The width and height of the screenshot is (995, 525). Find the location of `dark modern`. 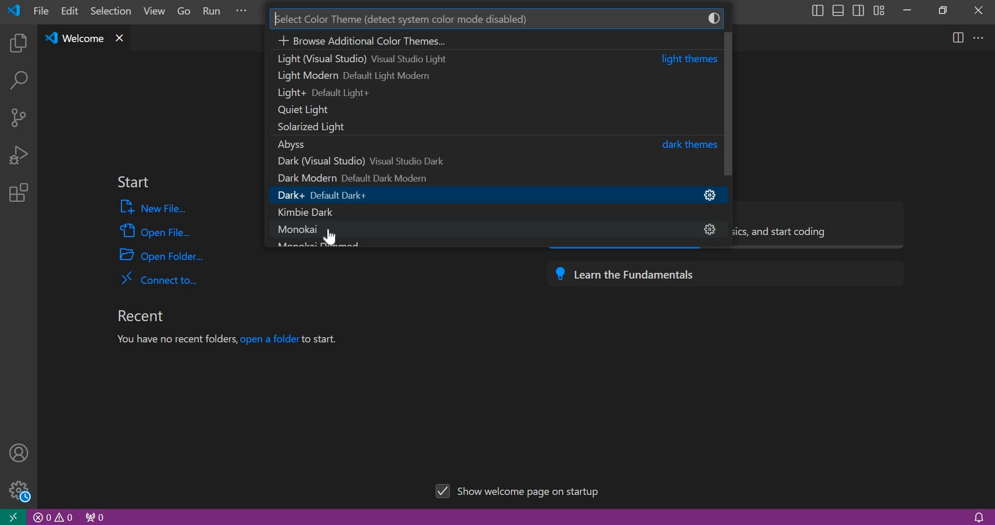

dark modern is located at coordinates (483, 178).